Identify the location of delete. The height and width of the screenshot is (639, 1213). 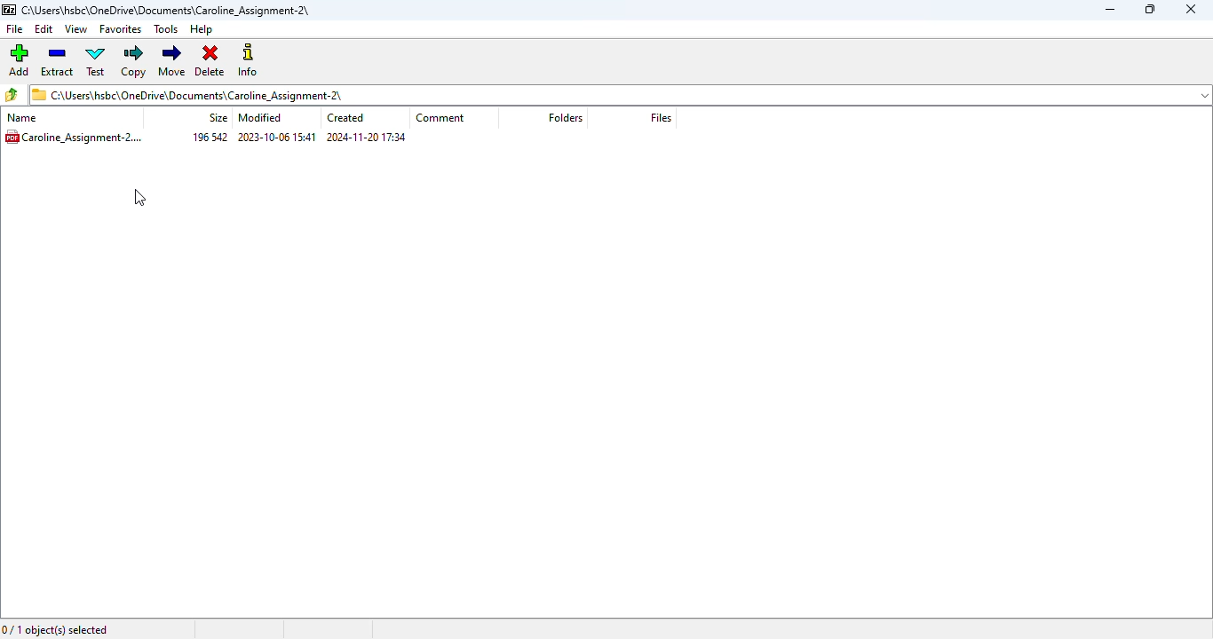
(210, 60).